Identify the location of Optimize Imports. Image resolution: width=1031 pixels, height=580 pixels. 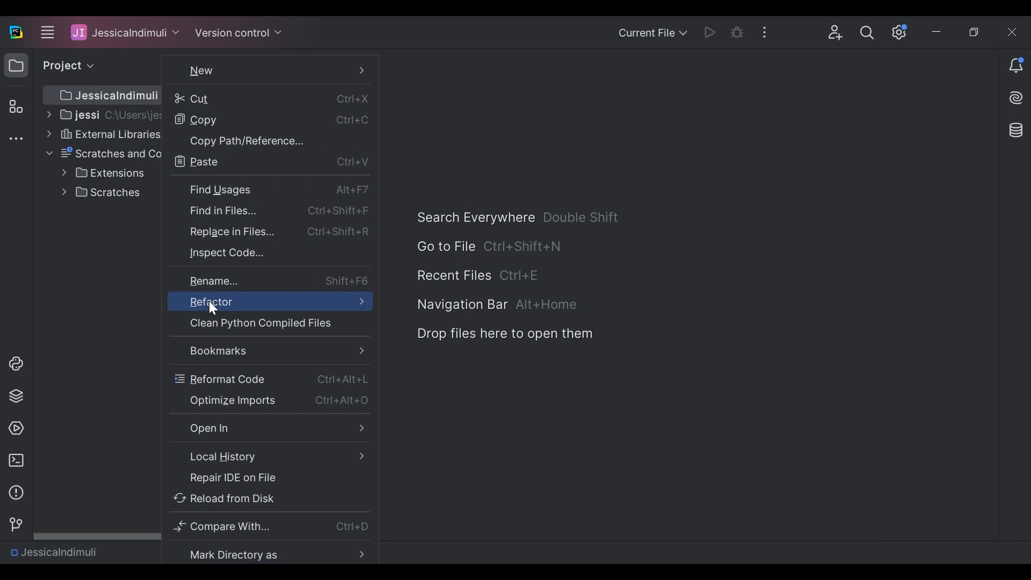
(270, 400).